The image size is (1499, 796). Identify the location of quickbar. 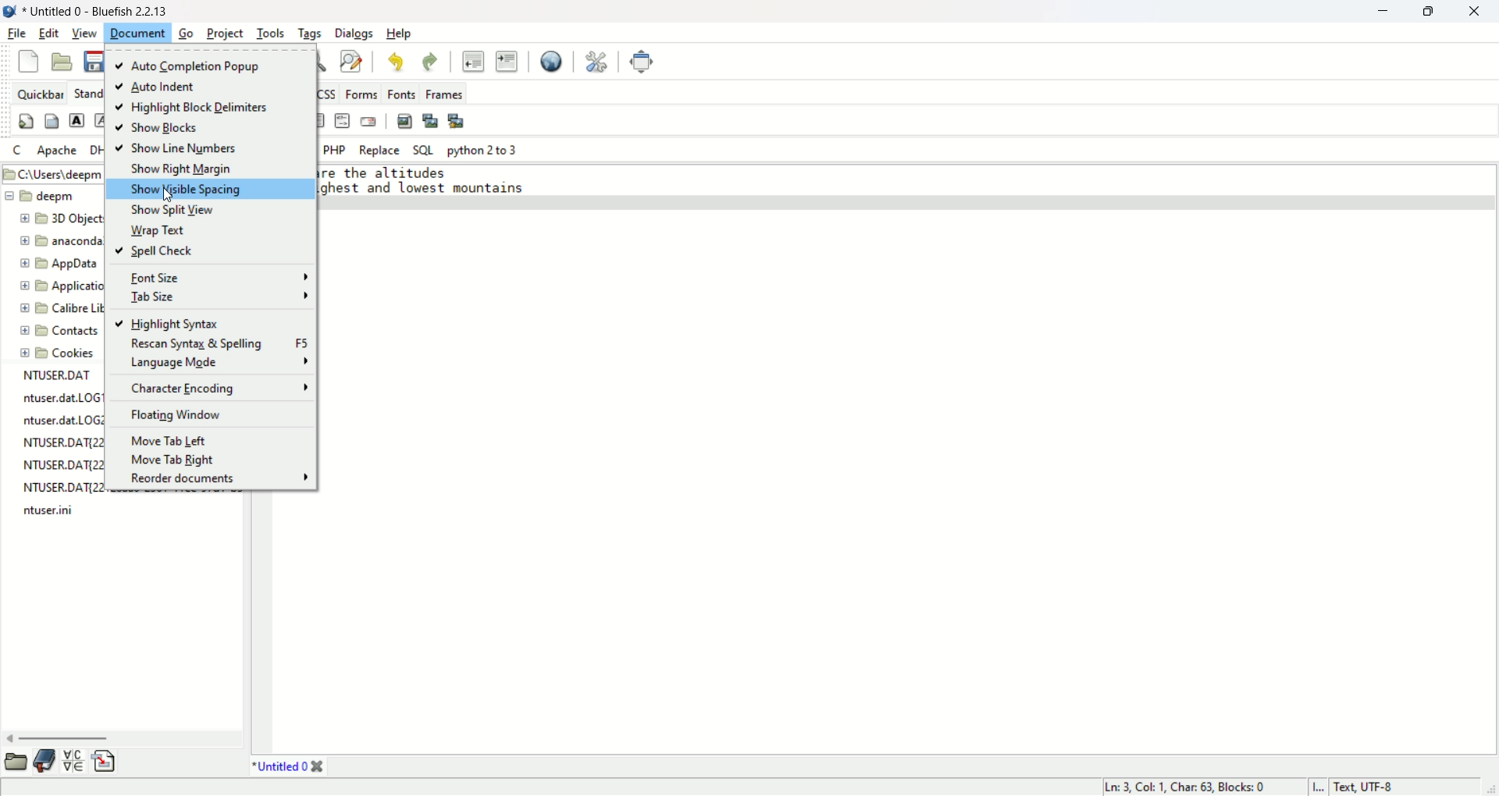
(40, 91).